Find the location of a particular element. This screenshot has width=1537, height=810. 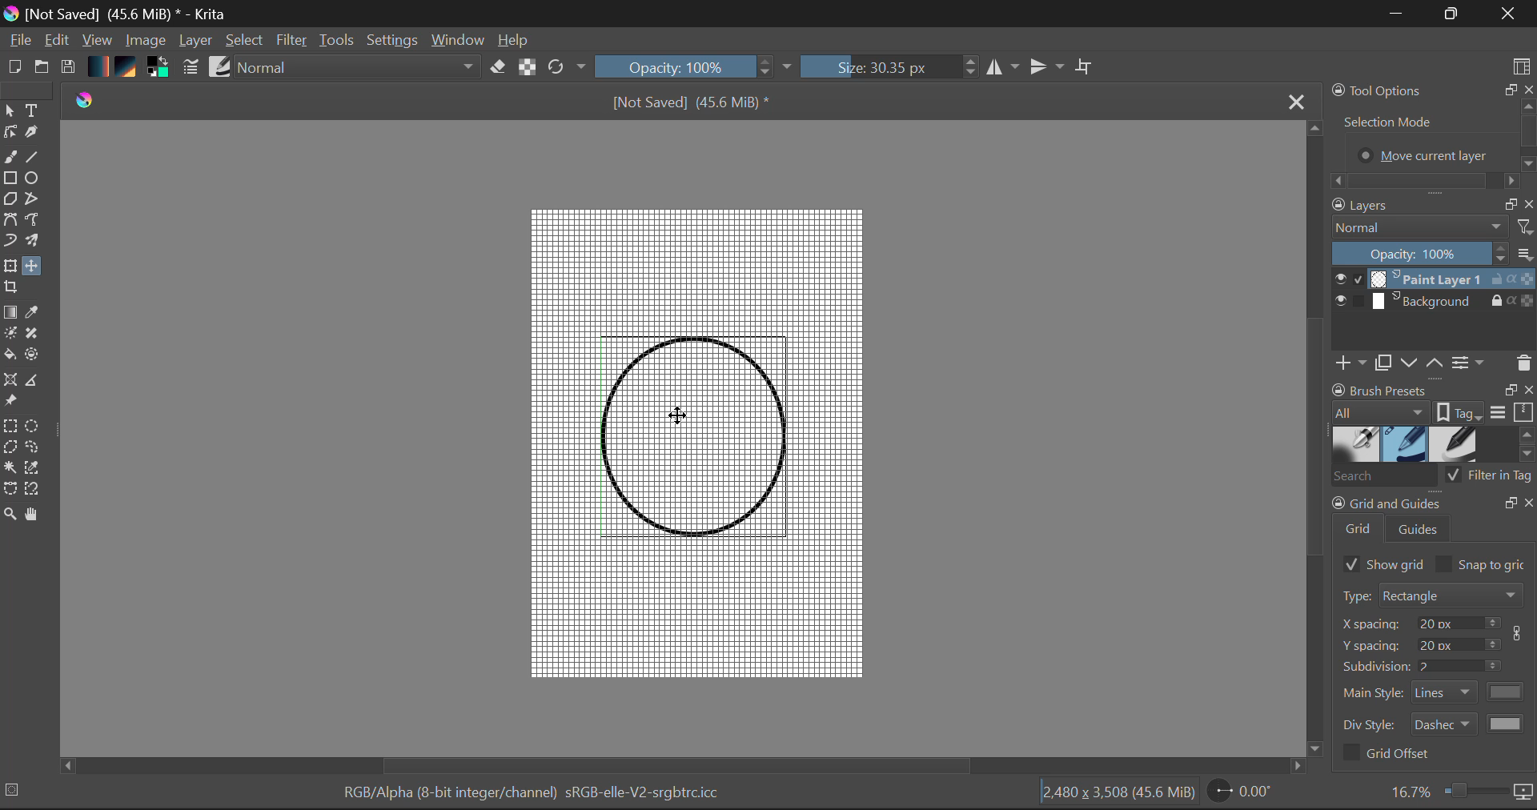

View is located at coordinates (98, 40).